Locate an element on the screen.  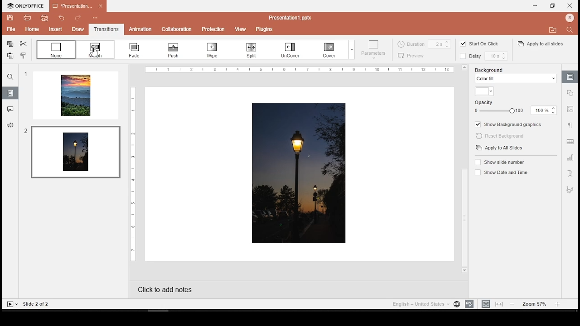
subscript is located at coordinates (57, 50).